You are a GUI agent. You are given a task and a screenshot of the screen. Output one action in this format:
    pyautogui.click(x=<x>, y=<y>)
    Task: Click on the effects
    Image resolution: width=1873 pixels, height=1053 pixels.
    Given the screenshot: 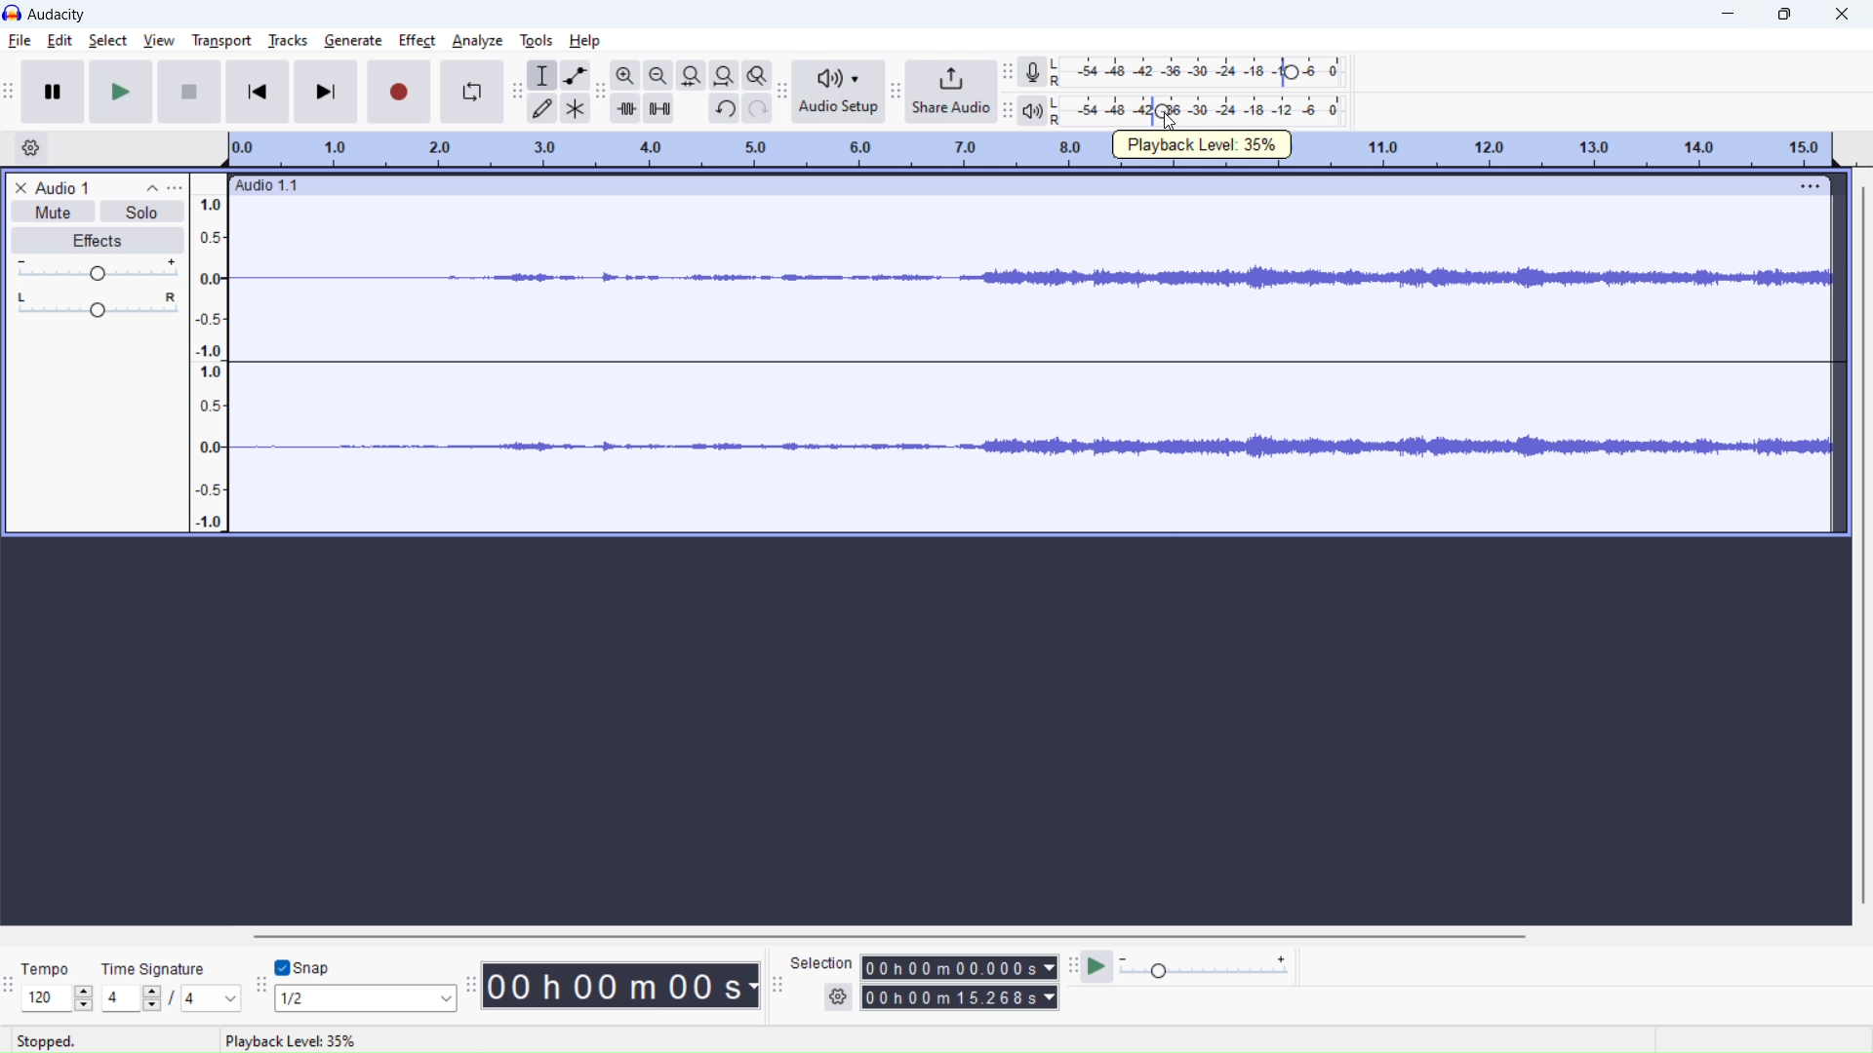 What is the action you would take?
    pyautogui.click(x=97, y=239)
    